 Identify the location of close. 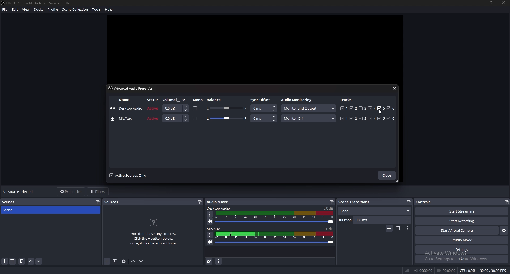
(394, 88).